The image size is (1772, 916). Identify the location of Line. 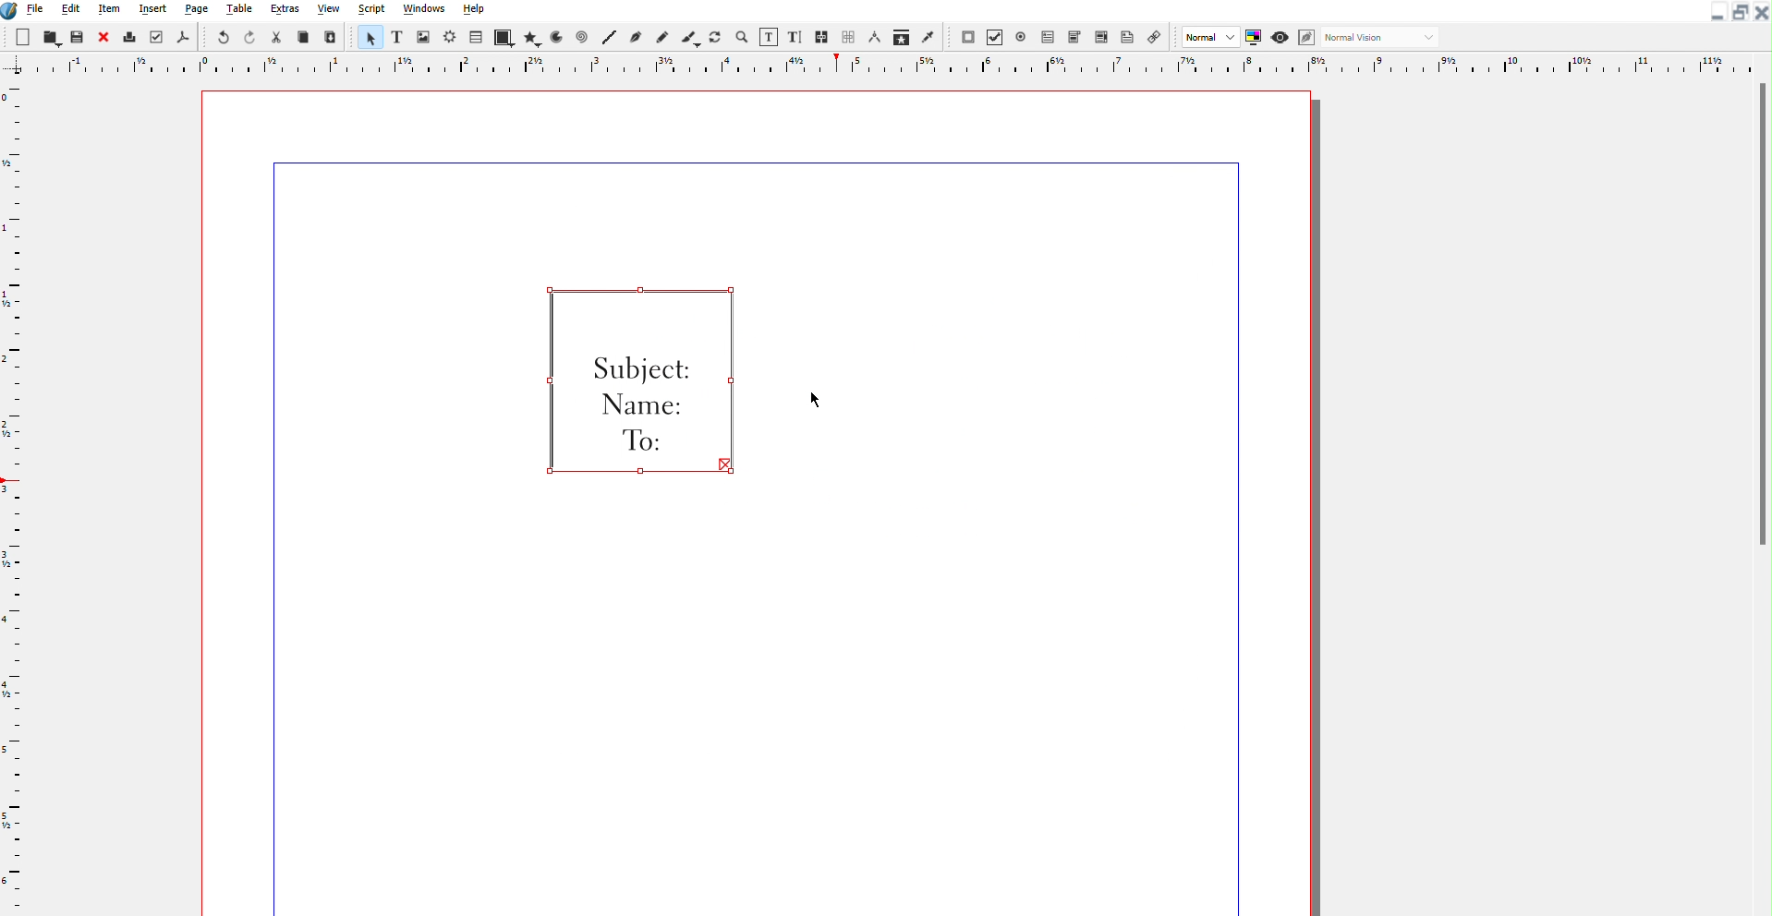
(610, 37).